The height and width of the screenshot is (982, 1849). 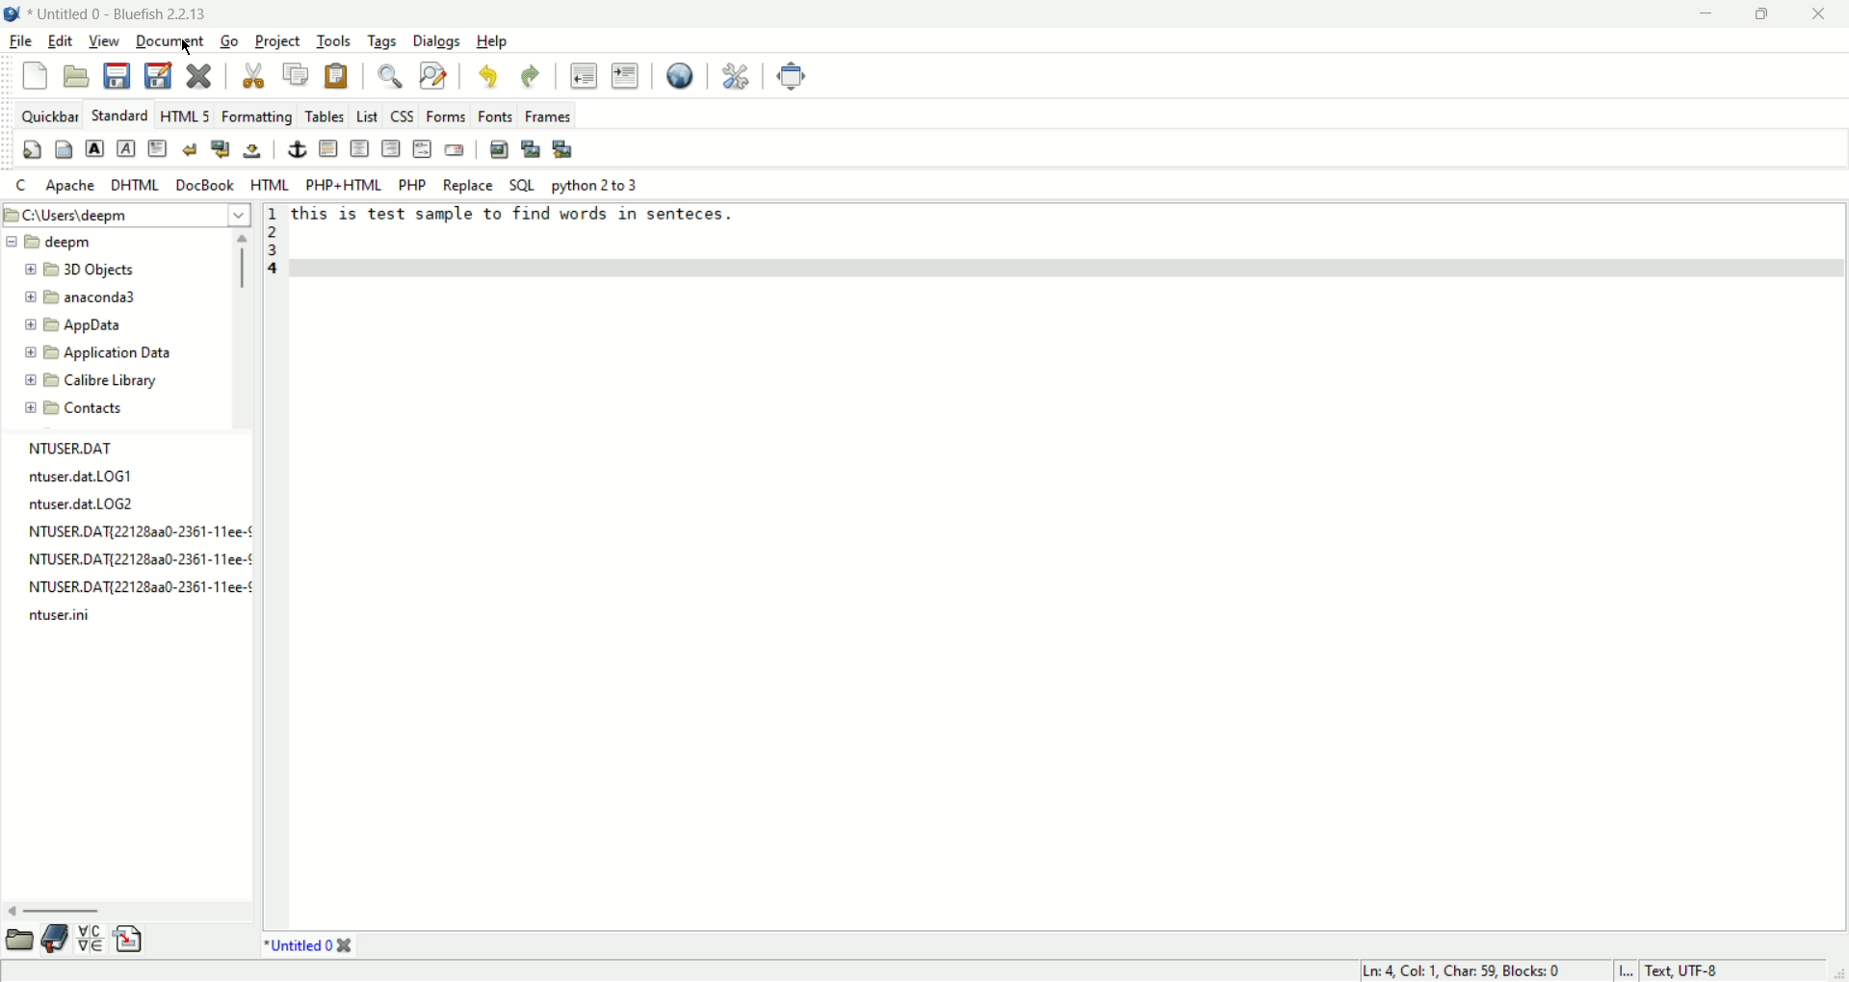 What do you see at coordinates (127, 215) in the screenshot?
I see `C:\Users\deepm` at bounding box center [127, 215].